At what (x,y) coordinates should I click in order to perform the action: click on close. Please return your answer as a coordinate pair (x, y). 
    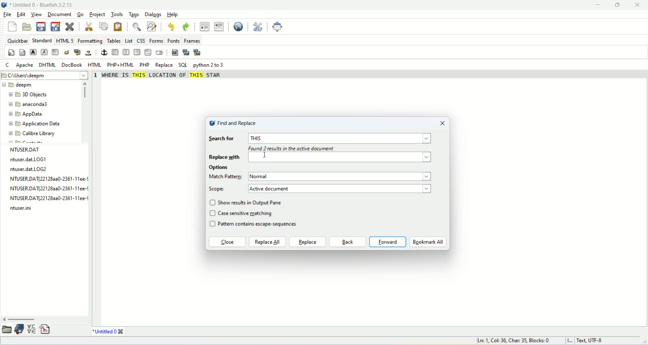
    Looking at the image, I should click on (443, 124).